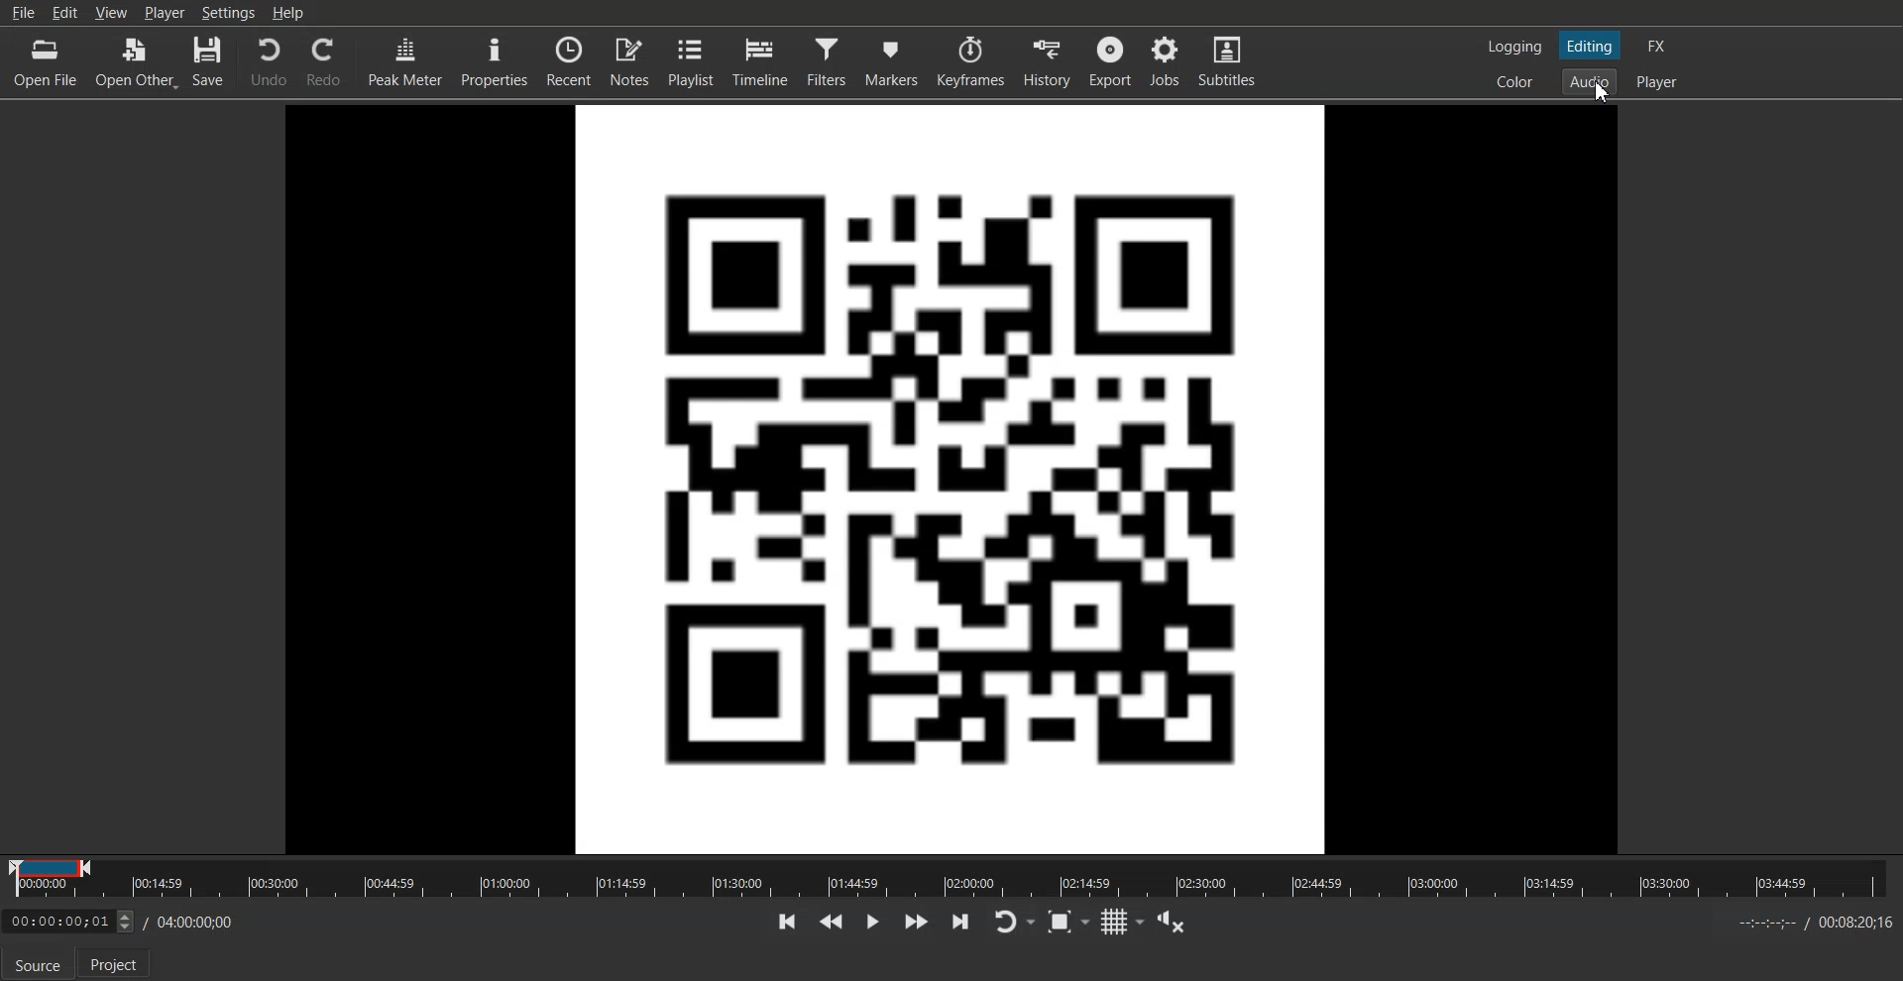  I want to click on Notes, so click(630, 62).